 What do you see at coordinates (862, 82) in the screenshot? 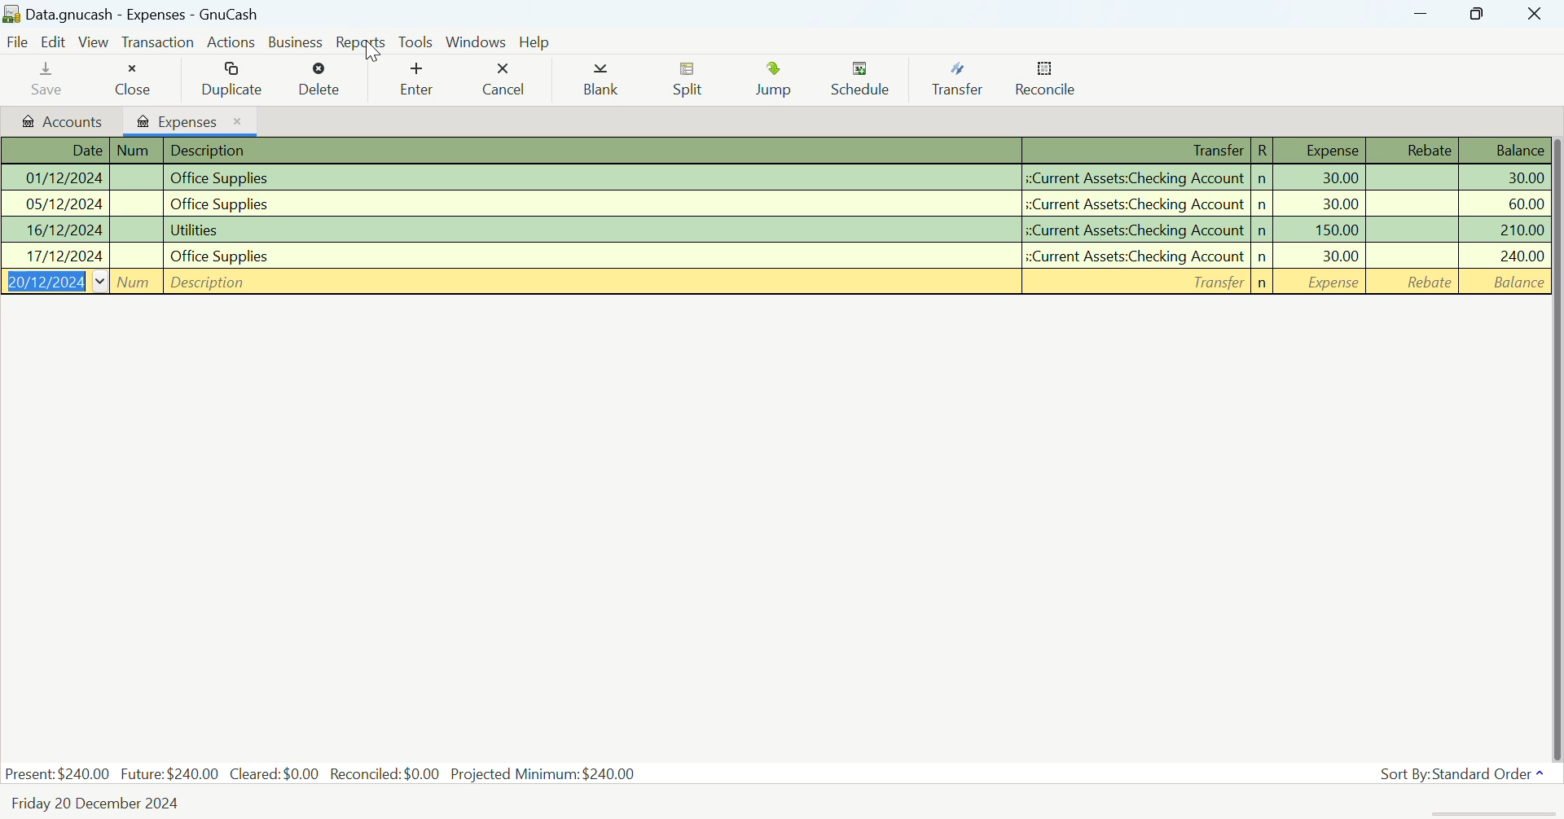
I see `Schedule` at bounding box center [862, 82].